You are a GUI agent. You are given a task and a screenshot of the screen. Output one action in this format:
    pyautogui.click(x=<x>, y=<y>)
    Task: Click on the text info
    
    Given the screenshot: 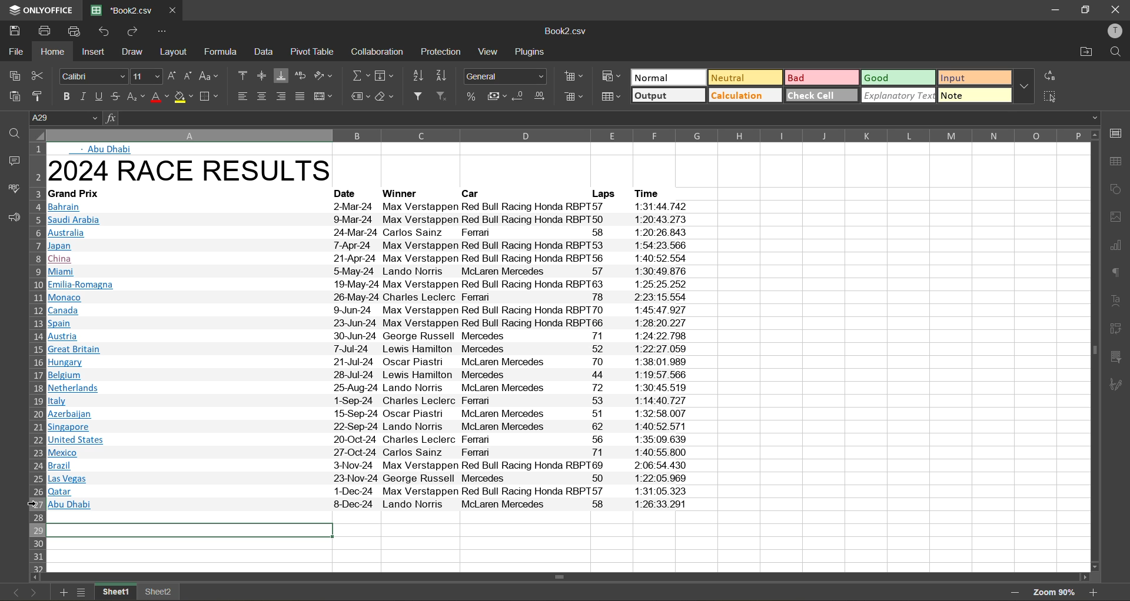 What is the action you would take?
    pyautogui.click(x=372, y=388)
    